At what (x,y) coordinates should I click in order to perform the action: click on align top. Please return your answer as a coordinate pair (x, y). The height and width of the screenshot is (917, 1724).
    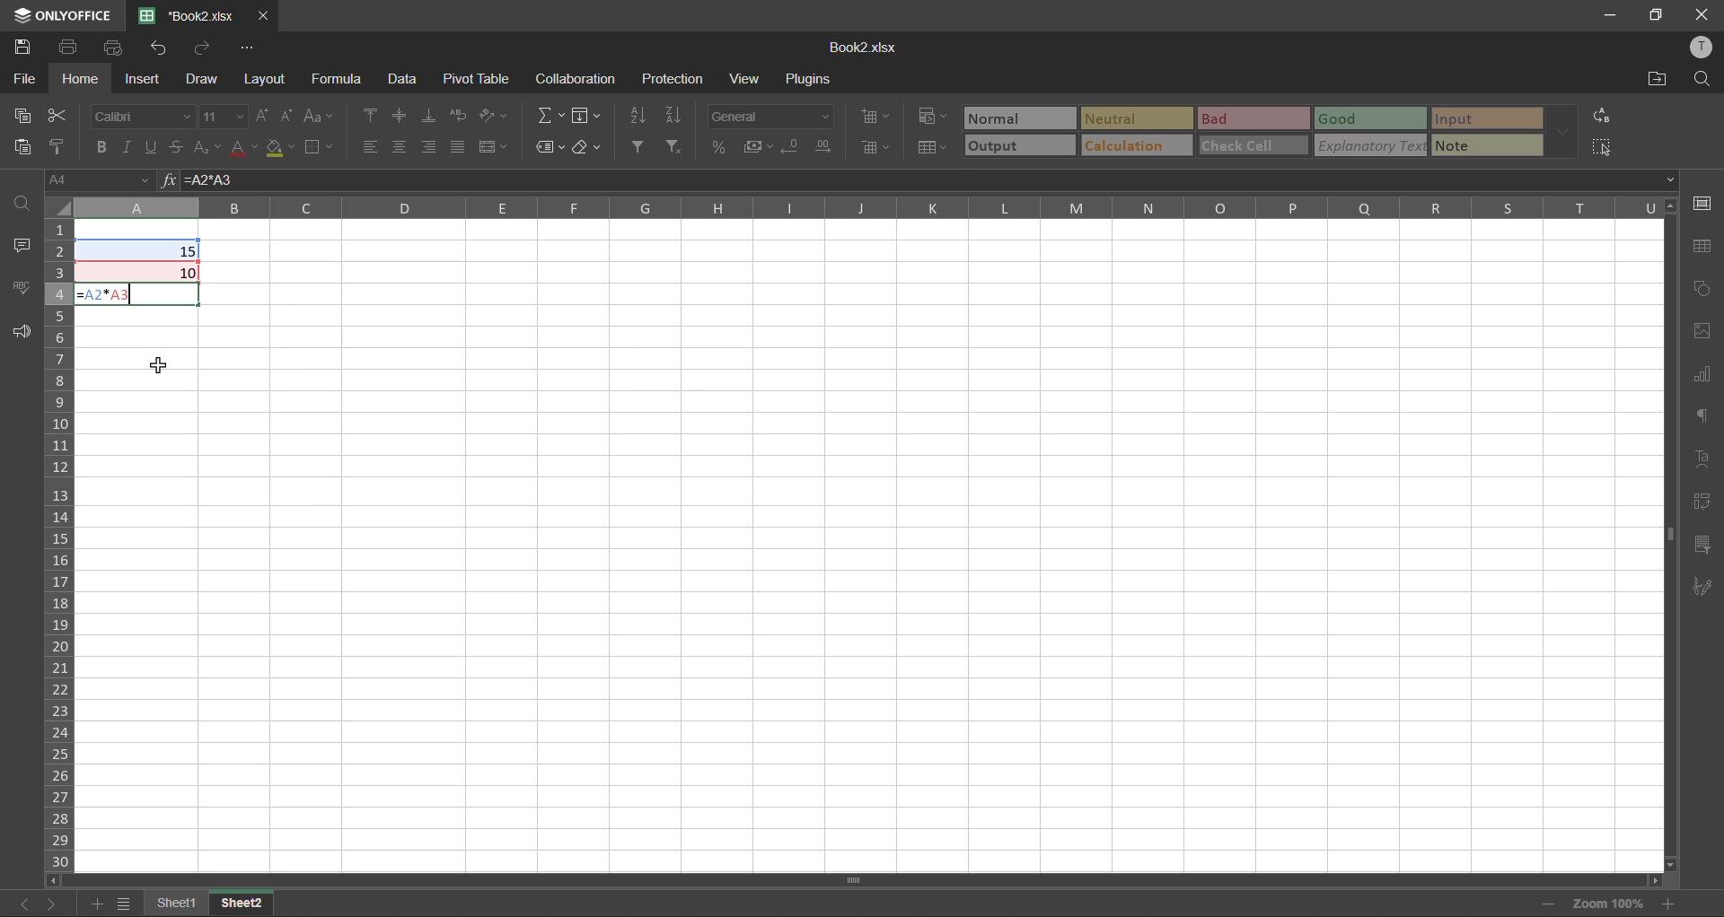
    Looking at the image, I should click on (371, 115).